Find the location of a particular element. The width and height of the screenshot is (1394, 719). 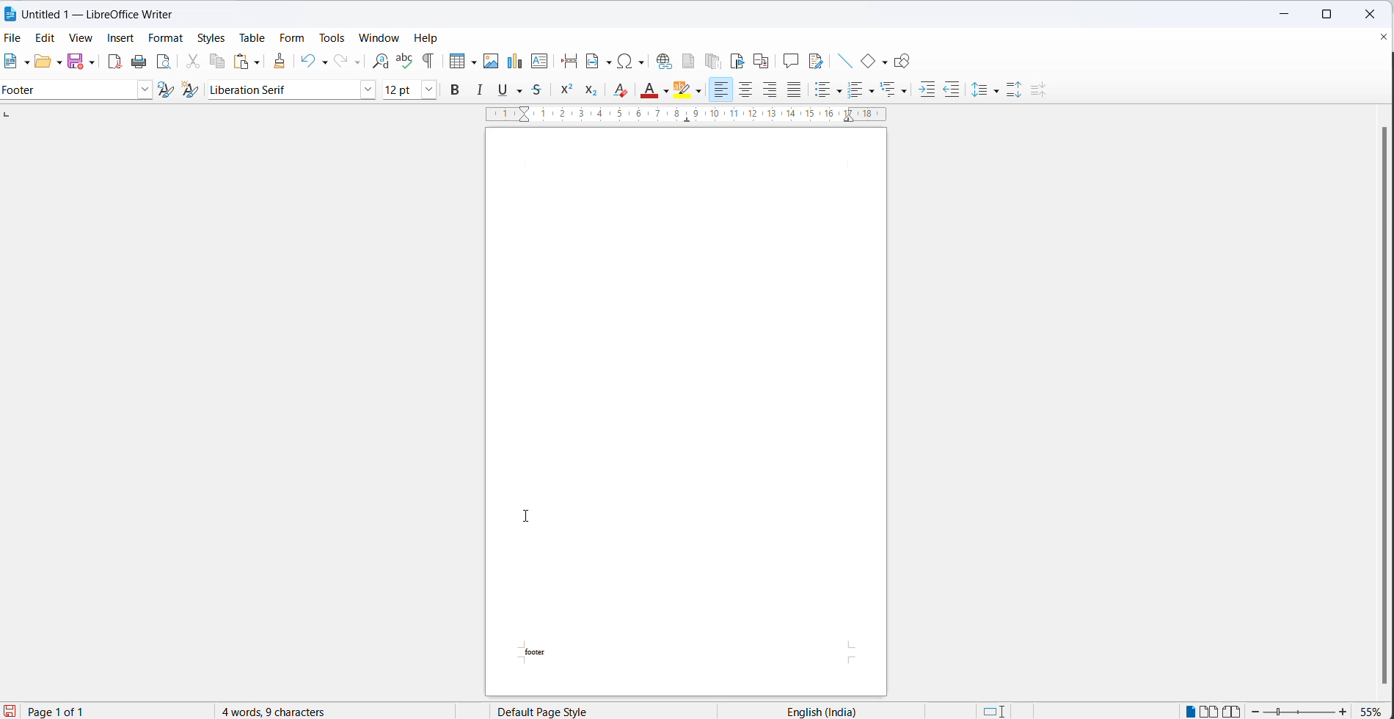

text align center is located at coordinates (745, 91).